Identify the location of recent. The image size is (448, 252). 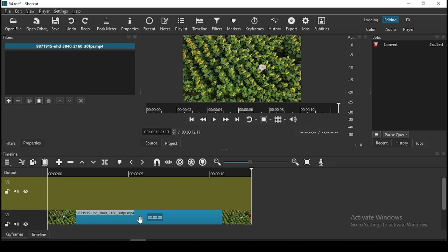
(150, 24).